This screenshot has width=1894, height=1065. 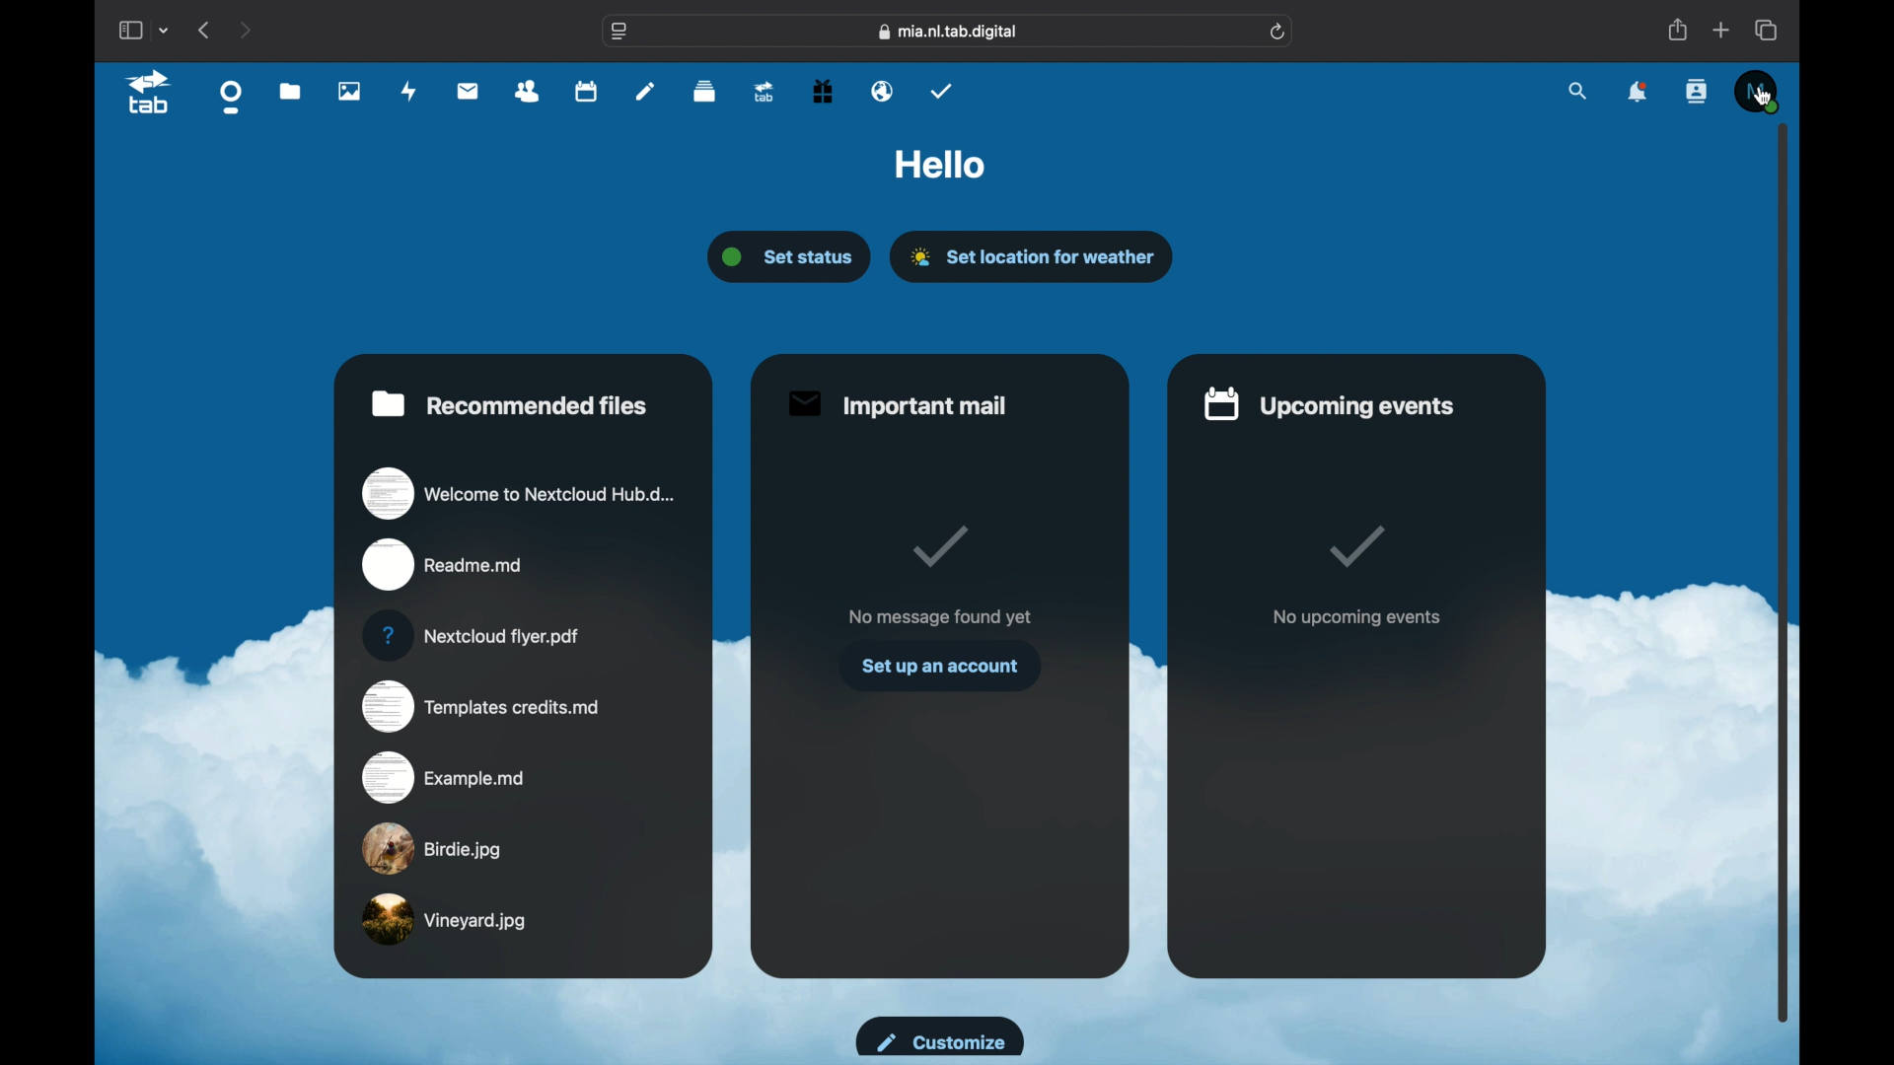 I want to click on scroll box, so click(x=1784, y=572).